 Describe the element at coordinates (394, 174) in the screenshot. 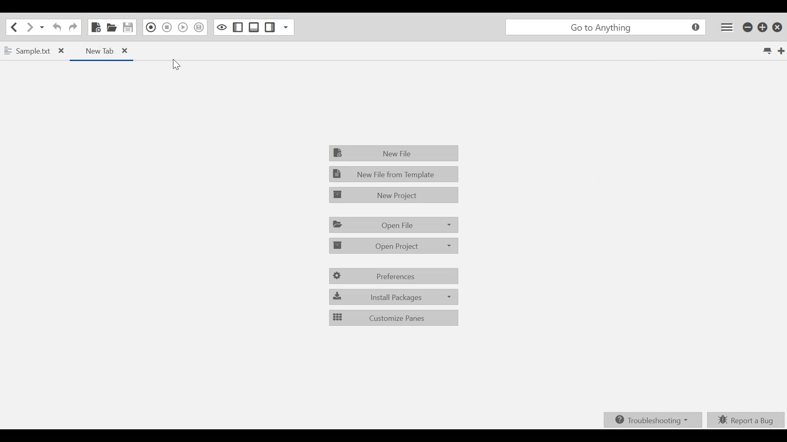

I see `New File from Template` at that location.